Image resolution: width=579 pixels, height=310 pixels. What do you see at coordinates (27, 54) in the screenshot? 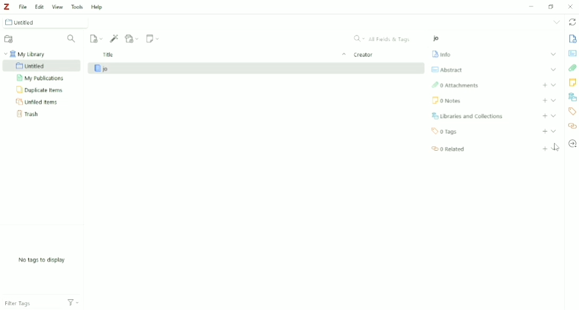
I see `My Library` at bounding box center [27, 54].